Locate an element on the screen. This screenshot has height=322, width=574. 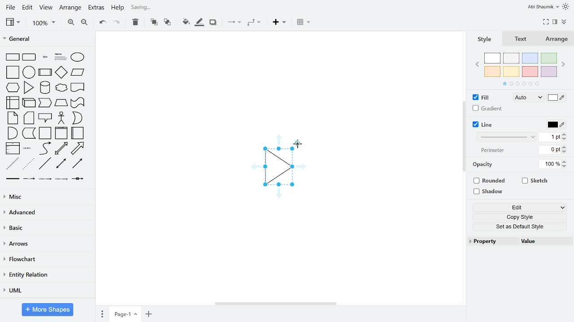
undo is located at coordinates (101, 23).